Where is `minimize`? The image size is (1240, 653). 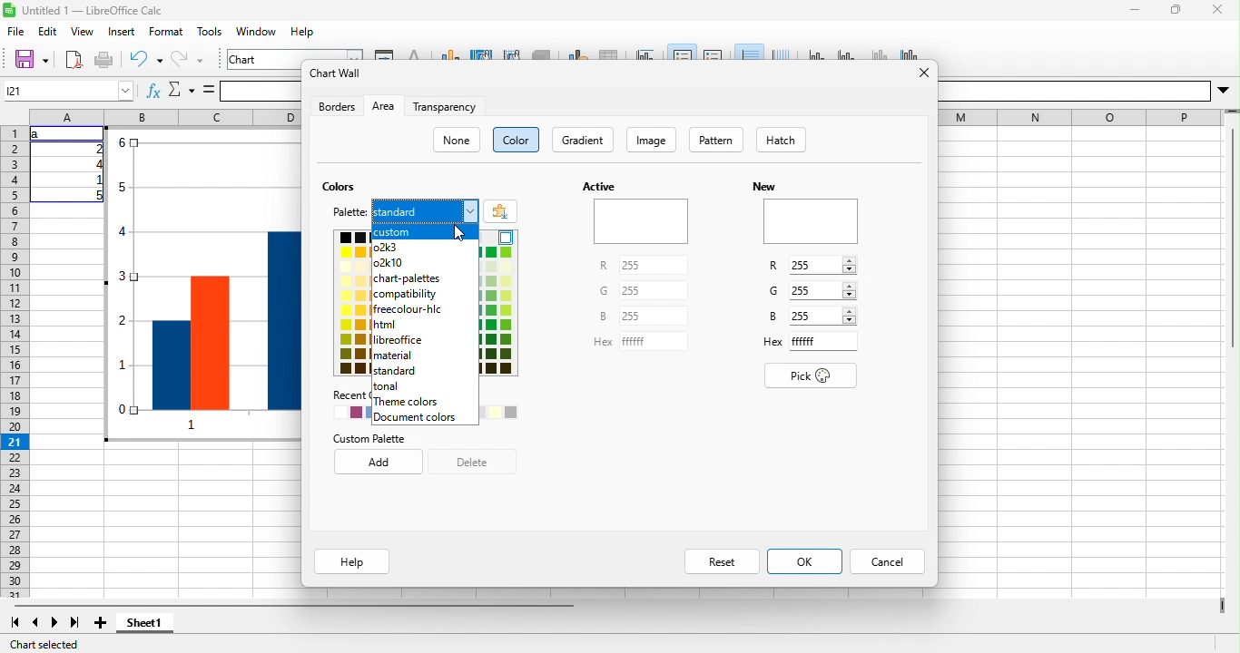 minimize is located at coordinates (1135, 10).